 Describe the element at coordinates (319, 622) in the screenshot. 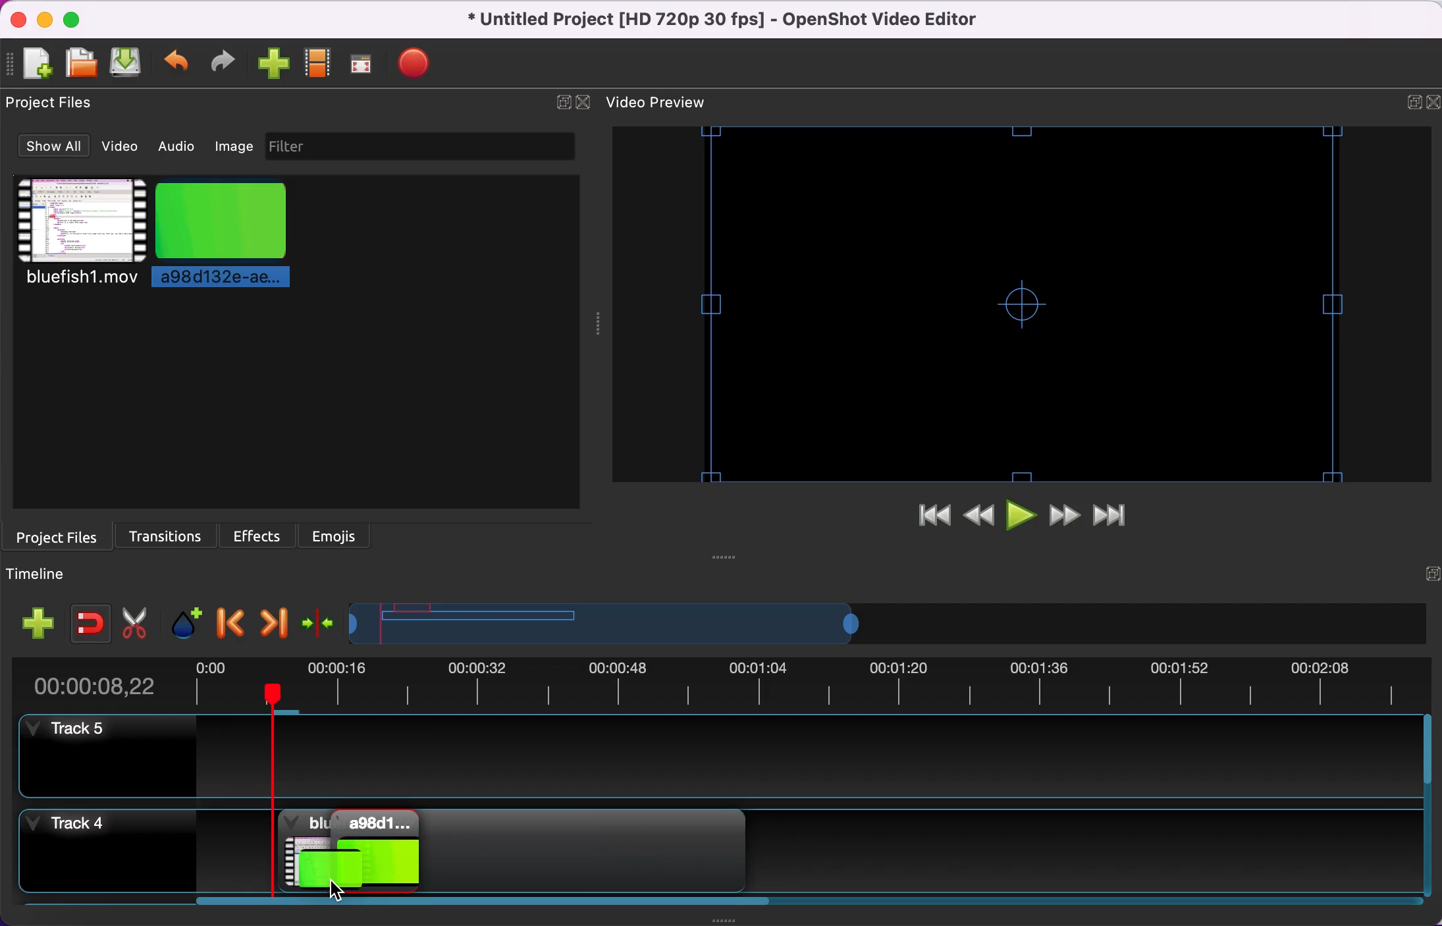

I see `center the timeline` at that location.